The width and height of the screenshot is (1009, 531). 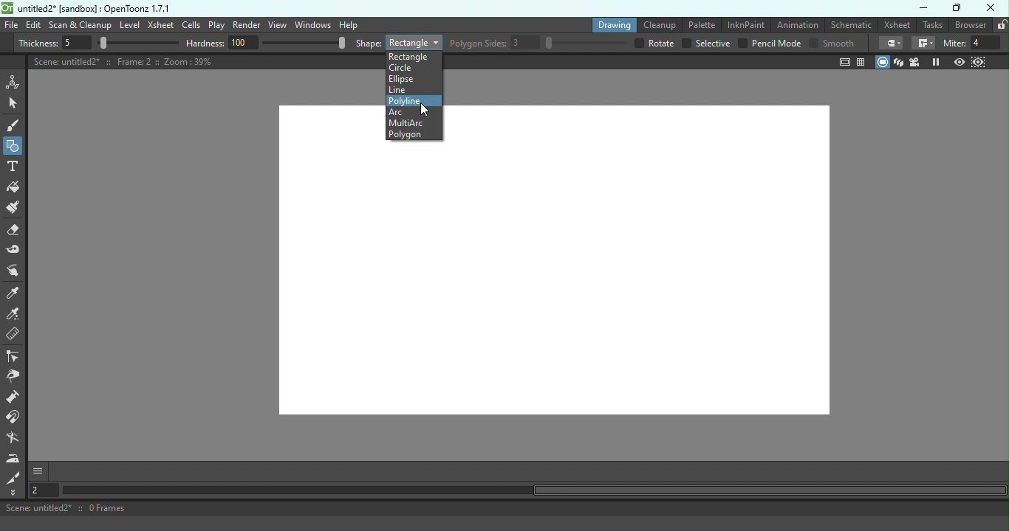 What do you see at coordinates (405, 122) in the screenshot?
I see `MultiArc` at bounding box center [405, 122].